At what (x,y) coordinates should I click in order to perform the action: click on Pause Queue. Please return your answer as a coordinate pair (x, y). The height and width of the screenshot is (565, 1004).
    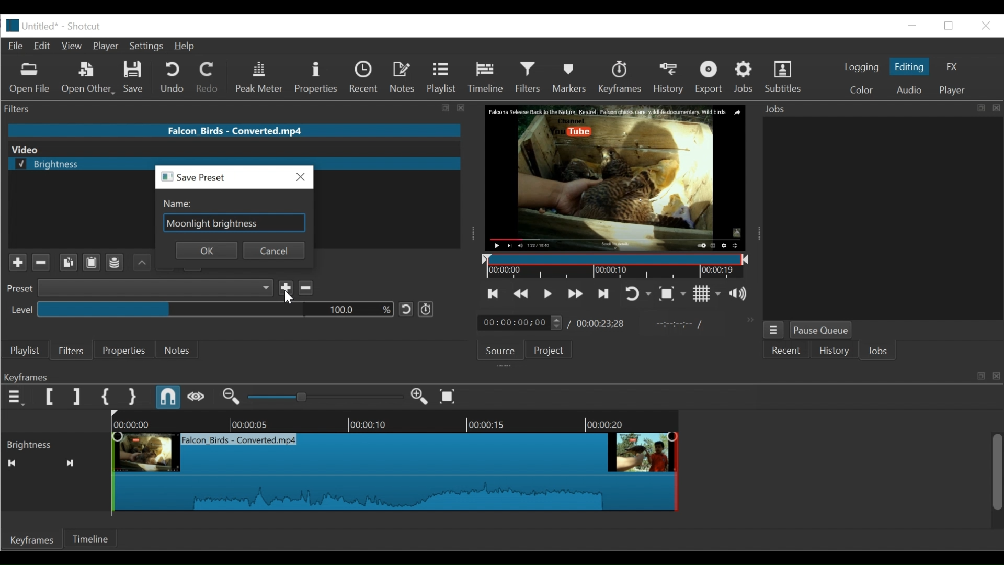
    Looking at the image, I should click on (820, 331).